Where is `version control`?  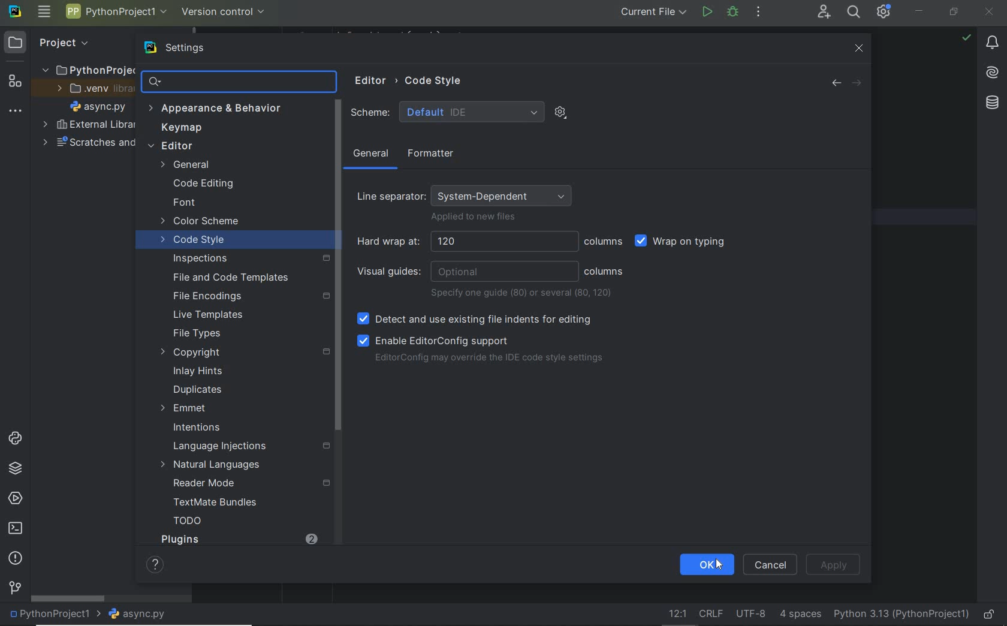 version control is located at coordinates (14, 588).